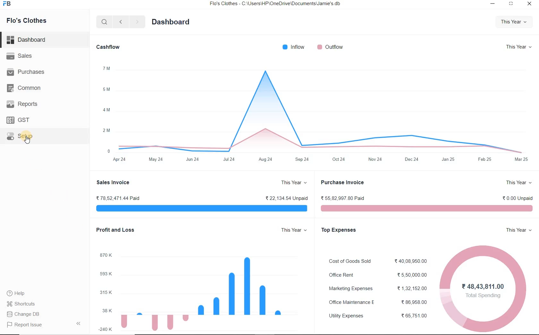 This screenshot has height=335, width=539. What do you see at coordinates (28, 20) in the screenshot?
I see `Flo's Clothes` at bounding box center [28, 20].